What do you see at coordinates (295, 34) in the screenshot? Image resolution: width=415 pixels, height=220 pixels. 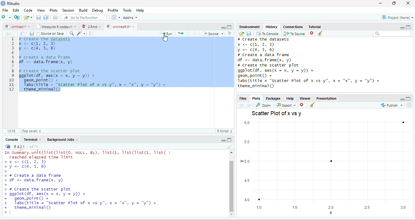 I see `To Source` at bounding box center [295, 34].